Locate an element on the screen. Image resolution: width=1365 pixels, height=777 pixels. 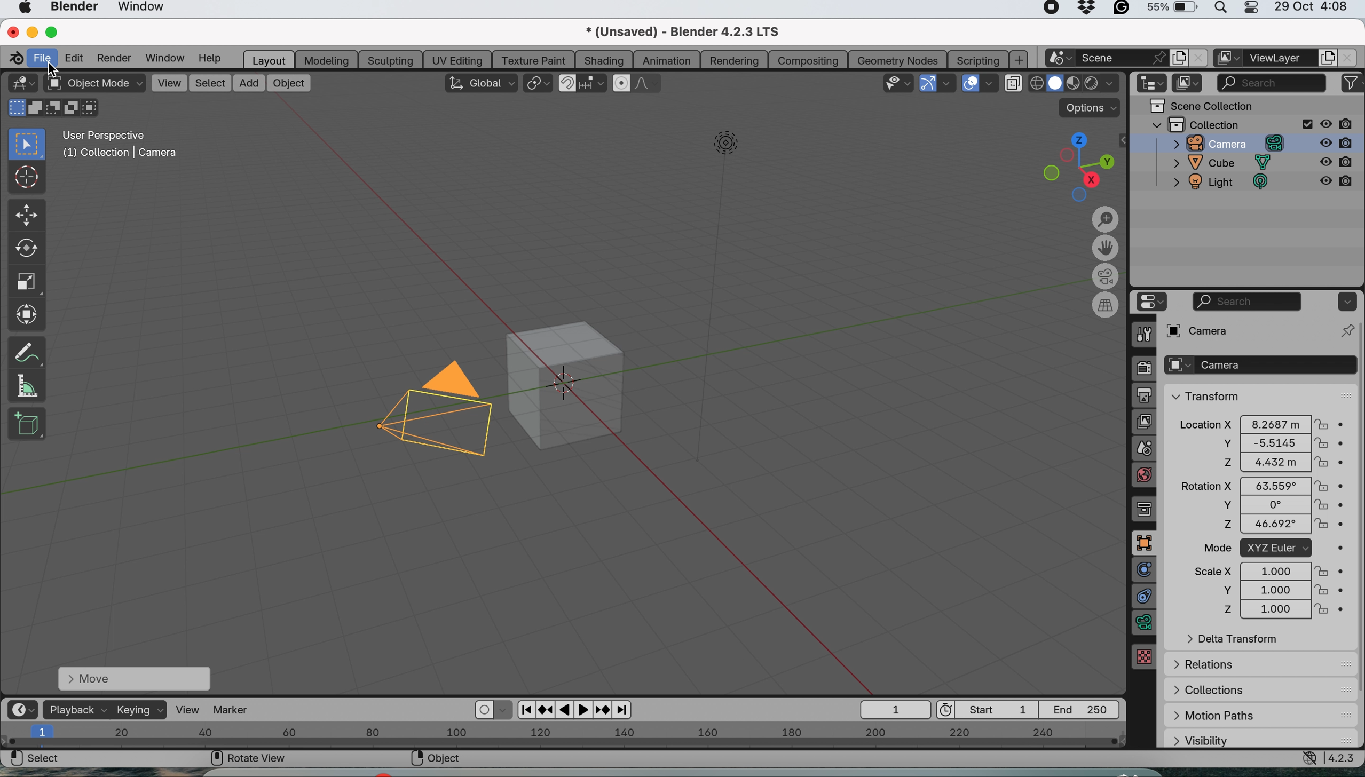
pin is located at coordinates (1345, 330).